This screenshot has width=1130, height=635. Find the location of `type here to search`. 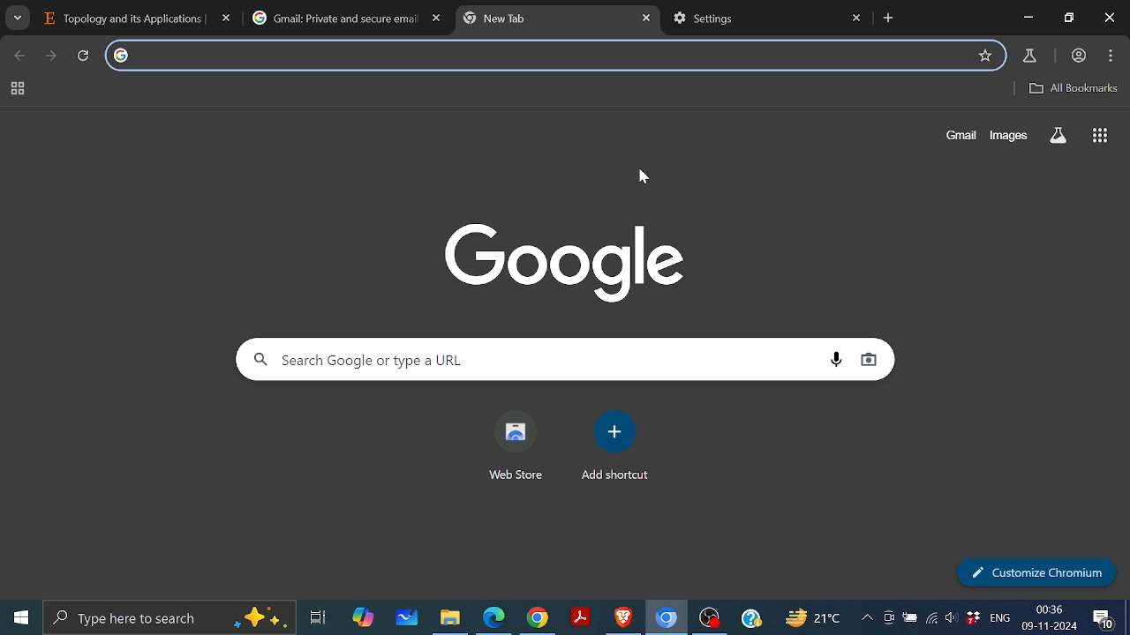

type here to search is located at coordinates (169, 617).